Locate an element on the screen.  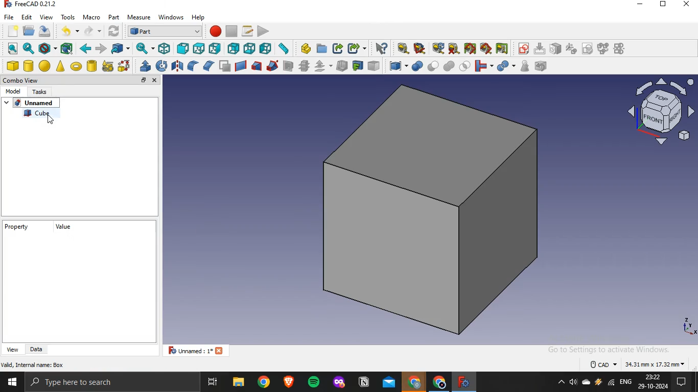
spotify is located at coordinates (315, 383).